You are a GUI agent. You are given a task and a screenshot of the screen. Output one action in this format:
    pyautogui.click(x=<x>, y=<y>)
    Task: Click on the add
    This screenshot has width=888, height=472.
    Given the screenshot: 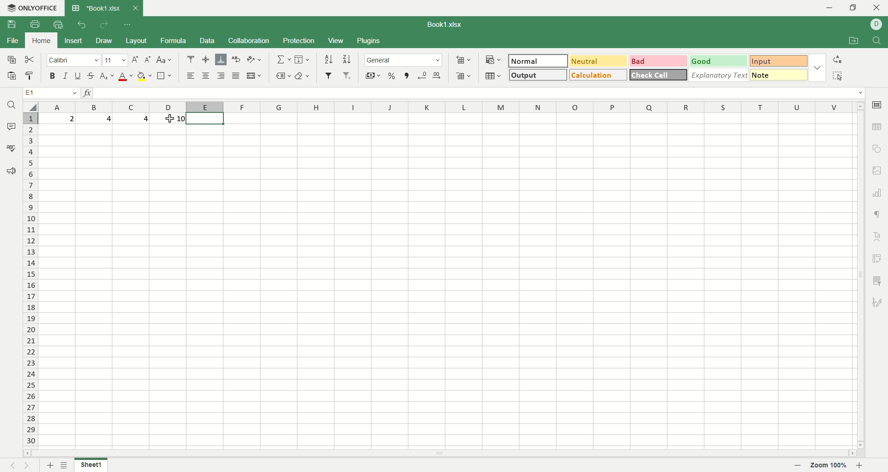 What is the action you would take?
    pyautogui.click(x=48, y=465)
    